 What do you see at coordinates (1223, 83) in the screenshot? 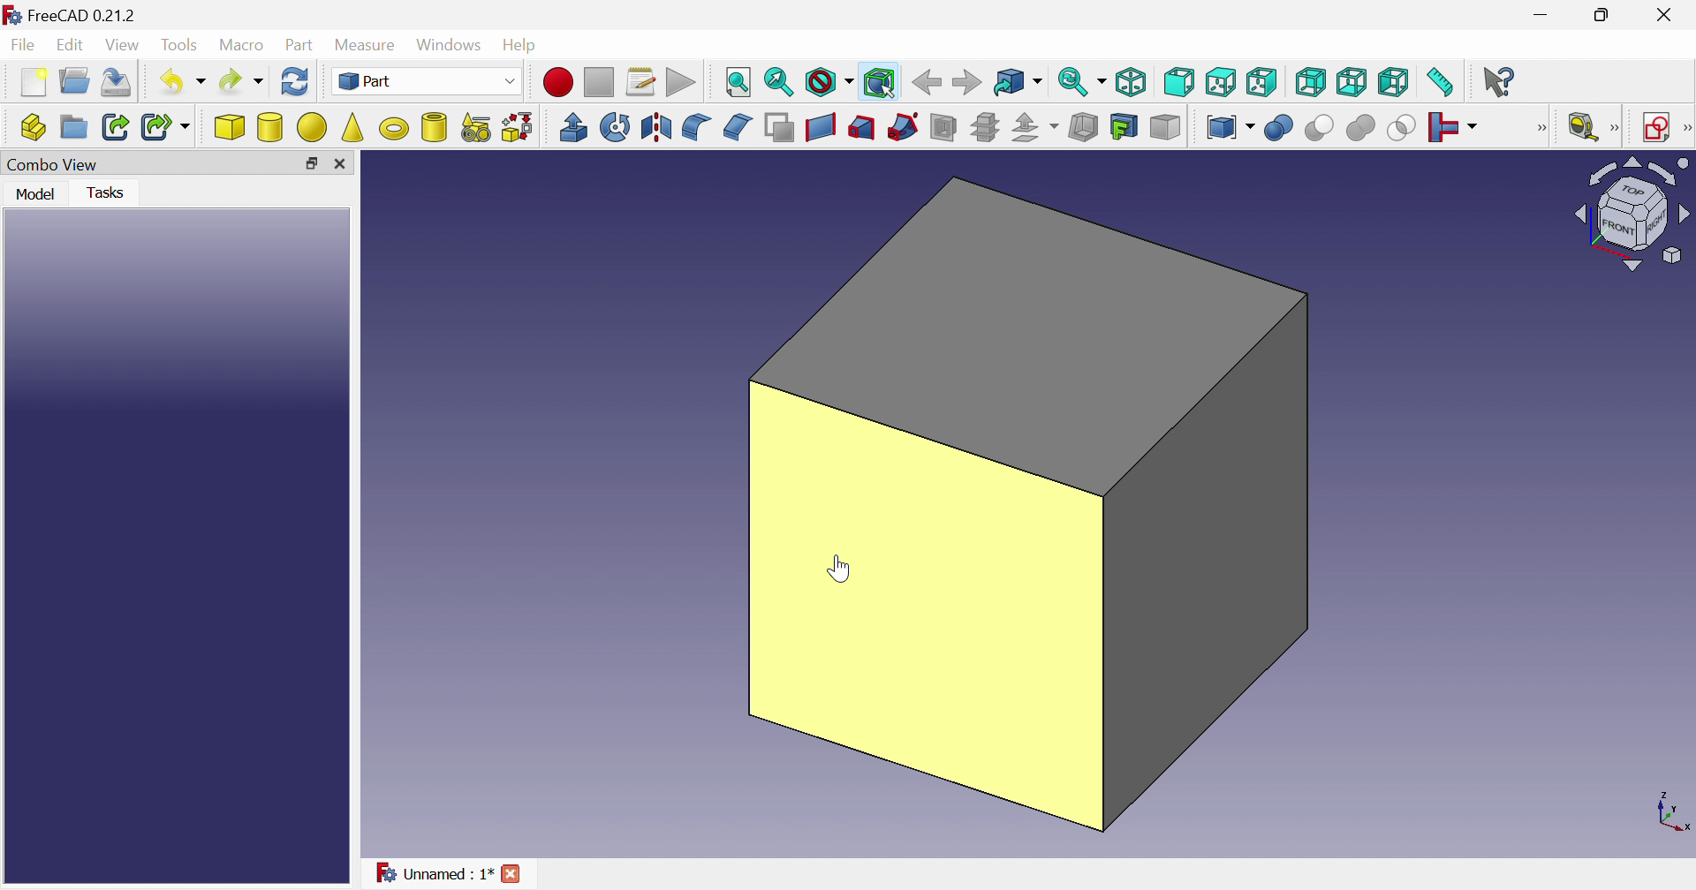
I see `Top` at bounding box center [1223, 83].